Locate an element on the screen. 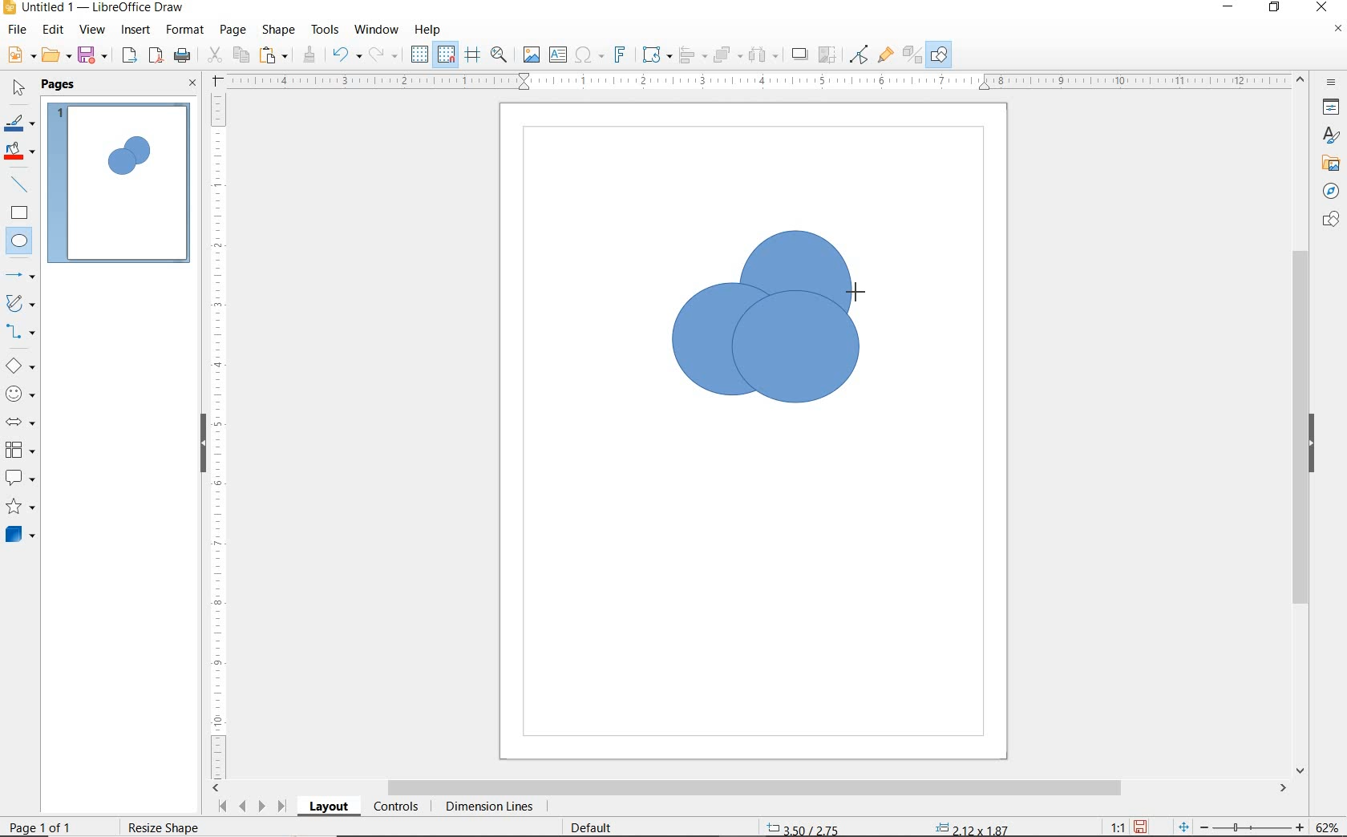 The image size is (1347, 837). HIDE is located at coordinates (200, 441).